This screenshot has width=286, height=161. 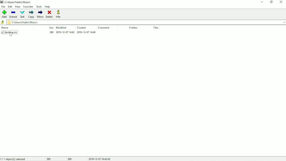 What do you see at coordinates (4, 14) in the screenshot?
I see `Add` at bounding box center [4, 14].